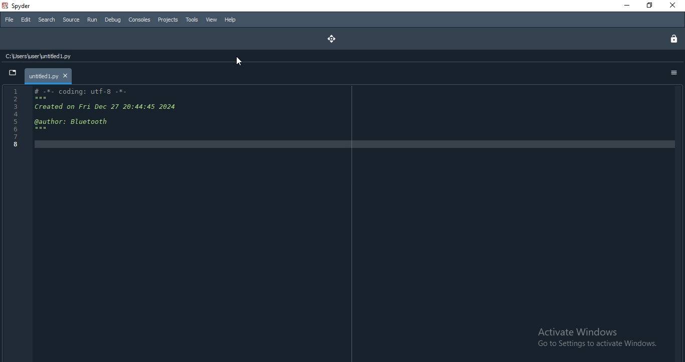  What do you see at coordinates (12, 73) in the screenshot?
I see `dropdown` at bounding box center [12, 73].